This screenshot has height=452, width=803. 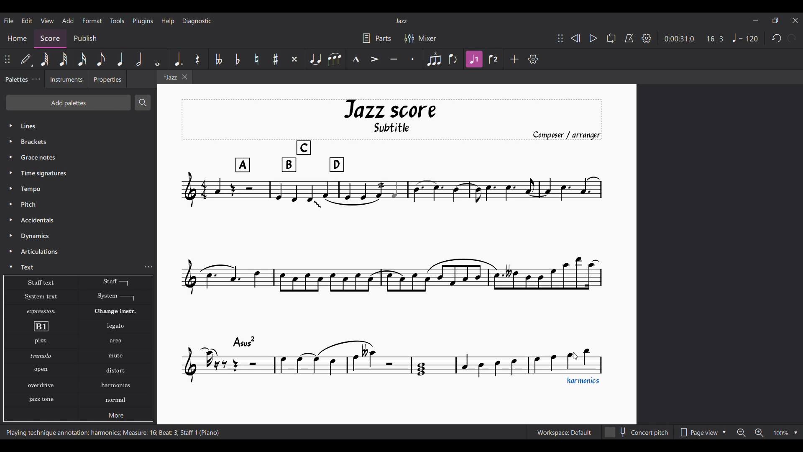 I want to click on Show in smaller tab, so click(x=775, y=21).